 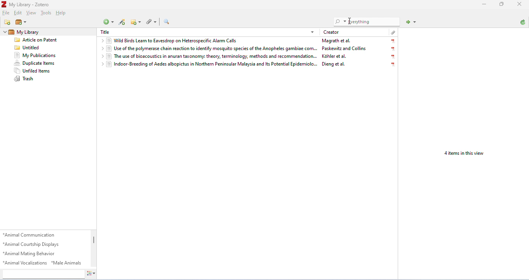 I want to click on New Collection..., so click(x=8, y=22).